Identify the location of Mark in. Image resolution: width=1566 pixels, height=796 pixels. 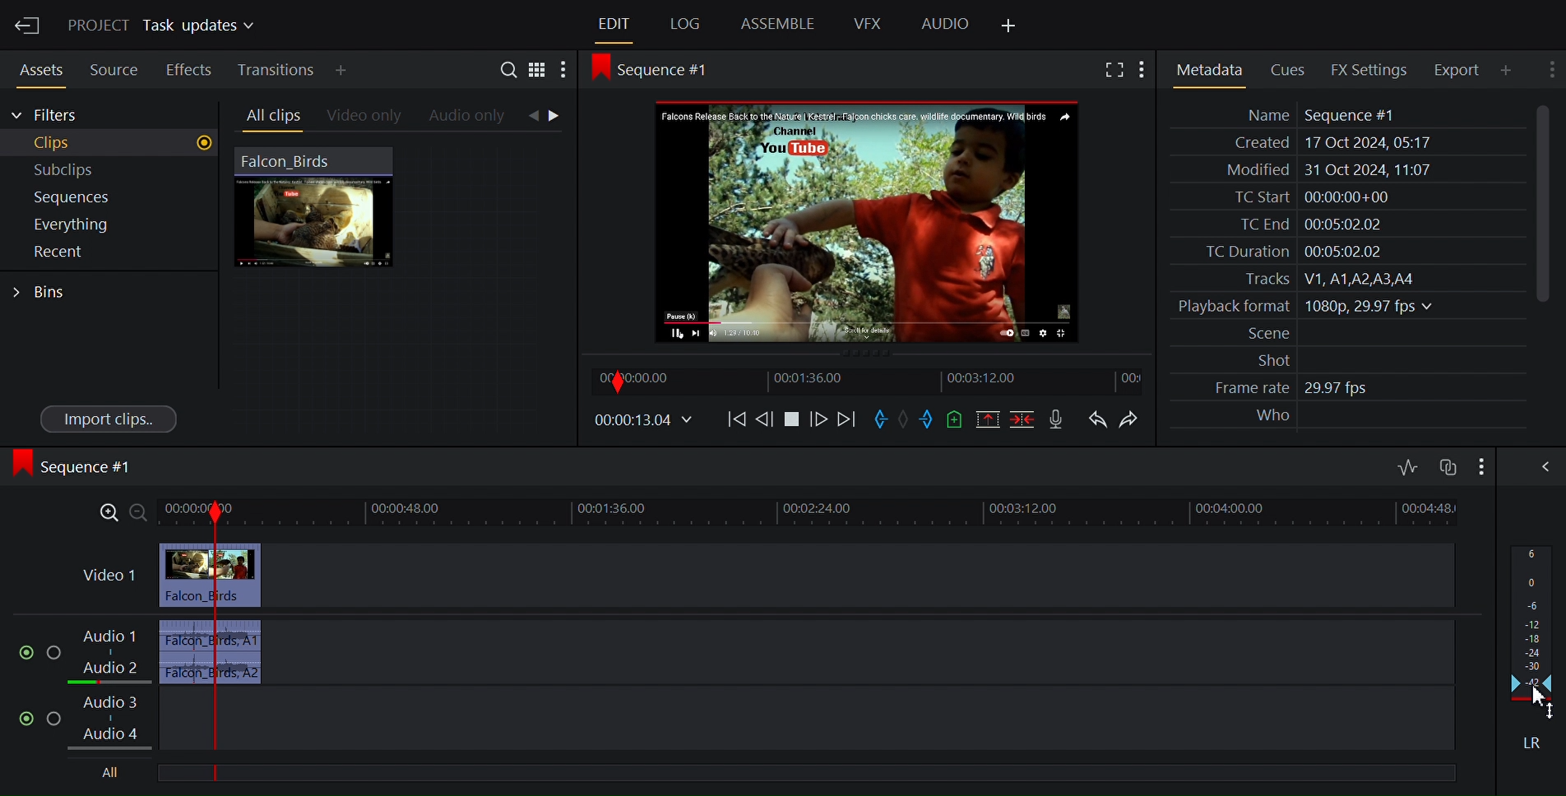
(878, 419).